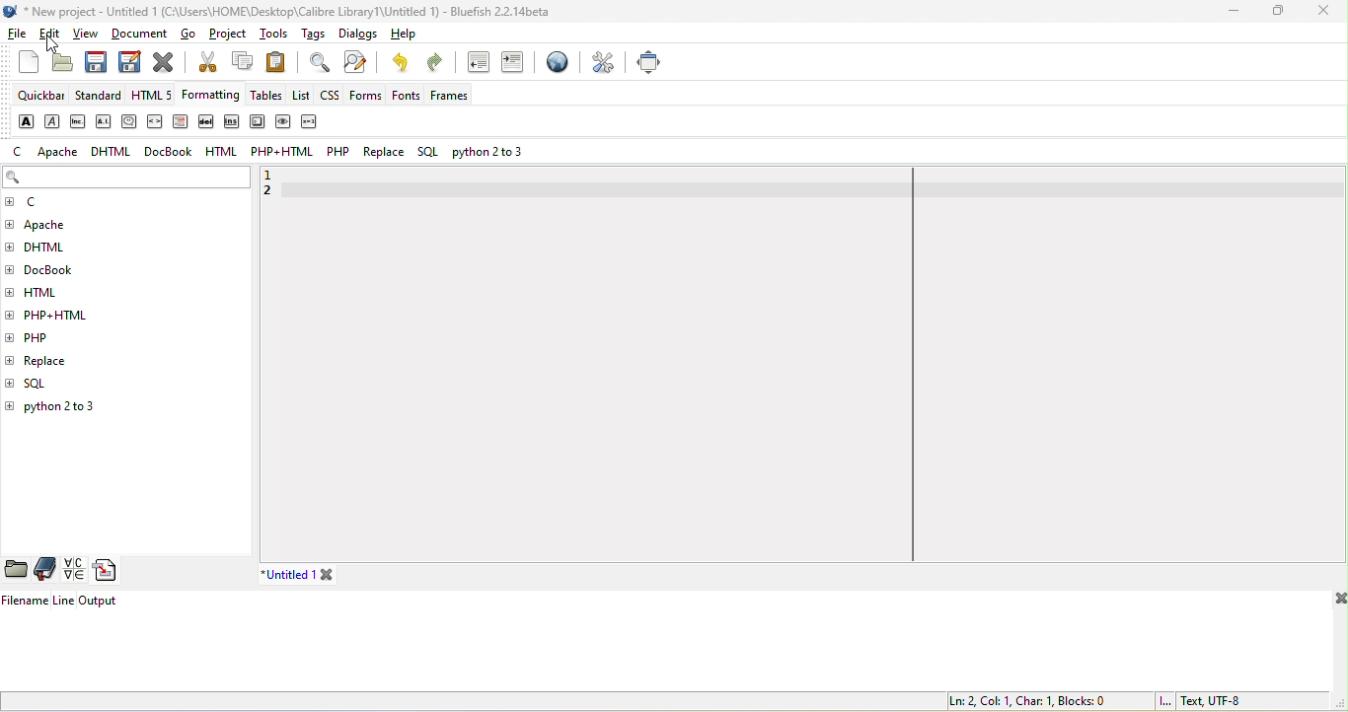 The image size is (1348, 712). Describe the element at coordinates (64, 314) in the screenshot. I see `php+html` at that location.